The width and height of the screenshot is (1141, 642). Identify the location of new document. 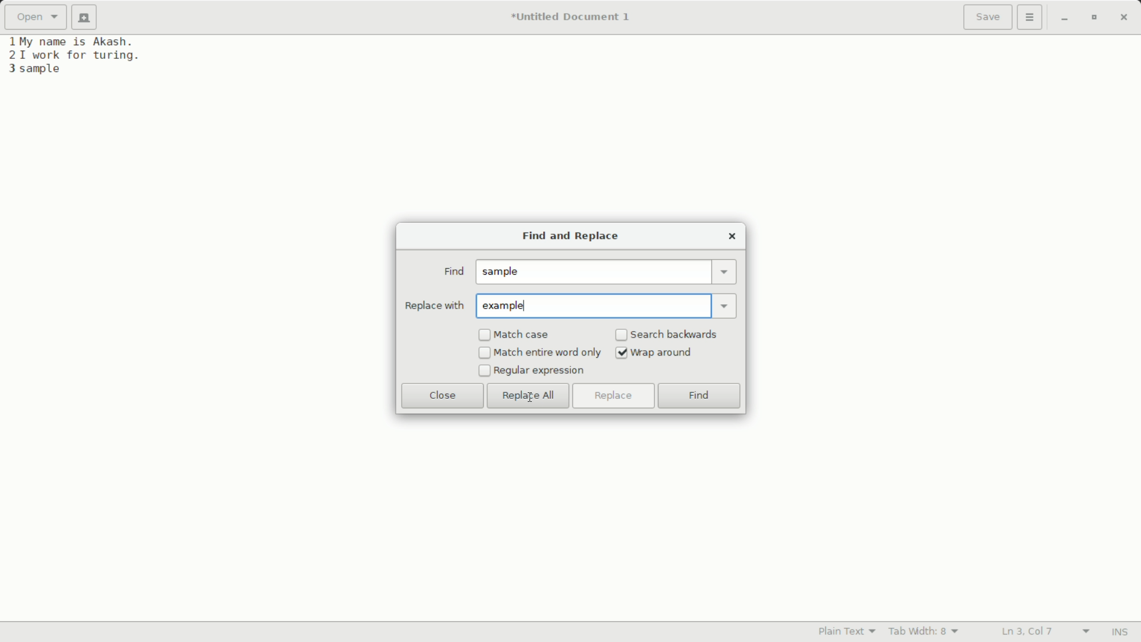
(88, 17).